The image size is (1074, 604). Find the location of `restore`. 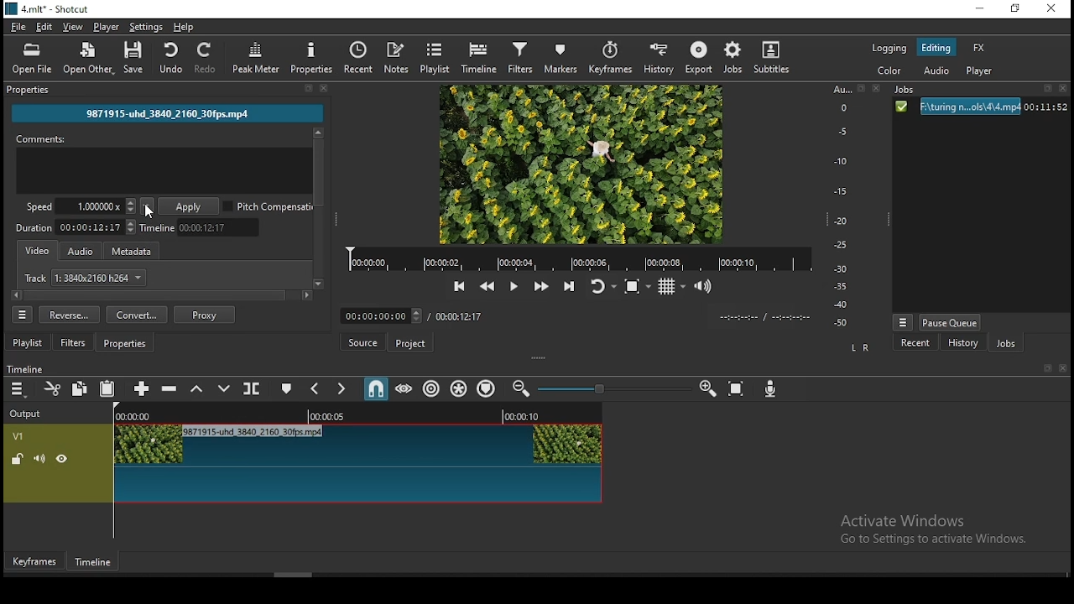

restore is located at coordinates (1018, 10).